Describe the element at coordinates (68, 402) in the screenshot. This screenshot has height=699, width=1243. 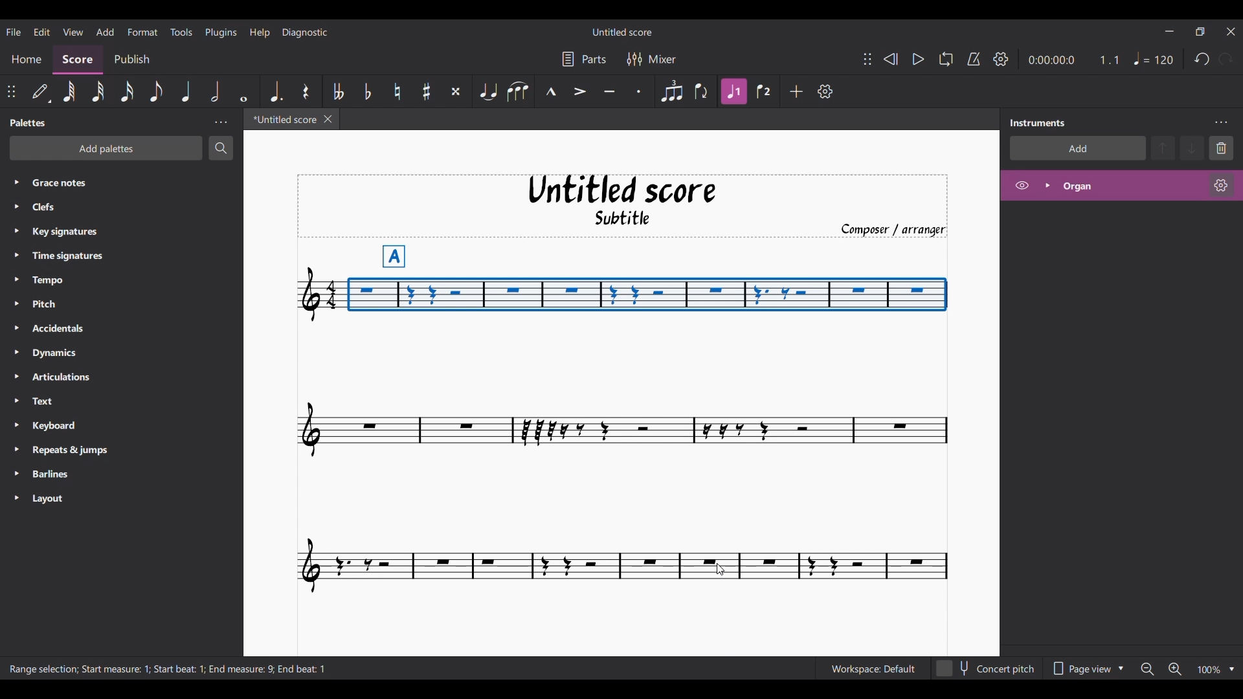
I see `Text` at that location.